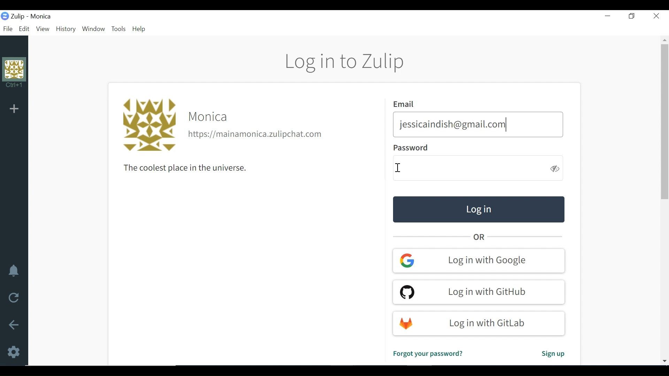 This screenshot has height=376, width=669. What do you see at coordinates (453, 125) in the screenshot?
I see `jessicaindish@gmail.com|` at bounding box center [453, 125].